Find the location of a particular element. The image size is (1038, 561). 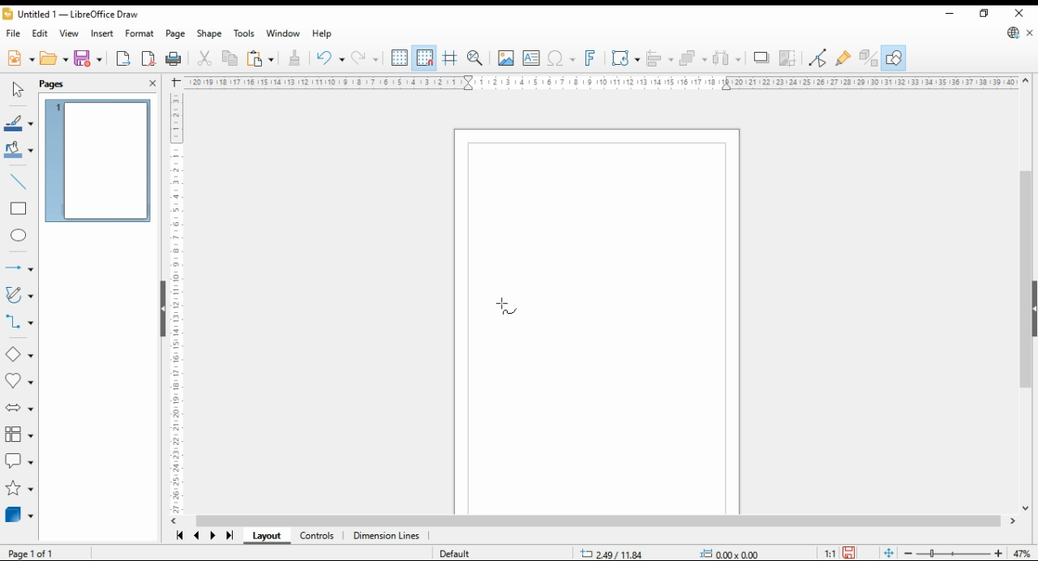

symbol shapes is located at coordinates (19, 382).